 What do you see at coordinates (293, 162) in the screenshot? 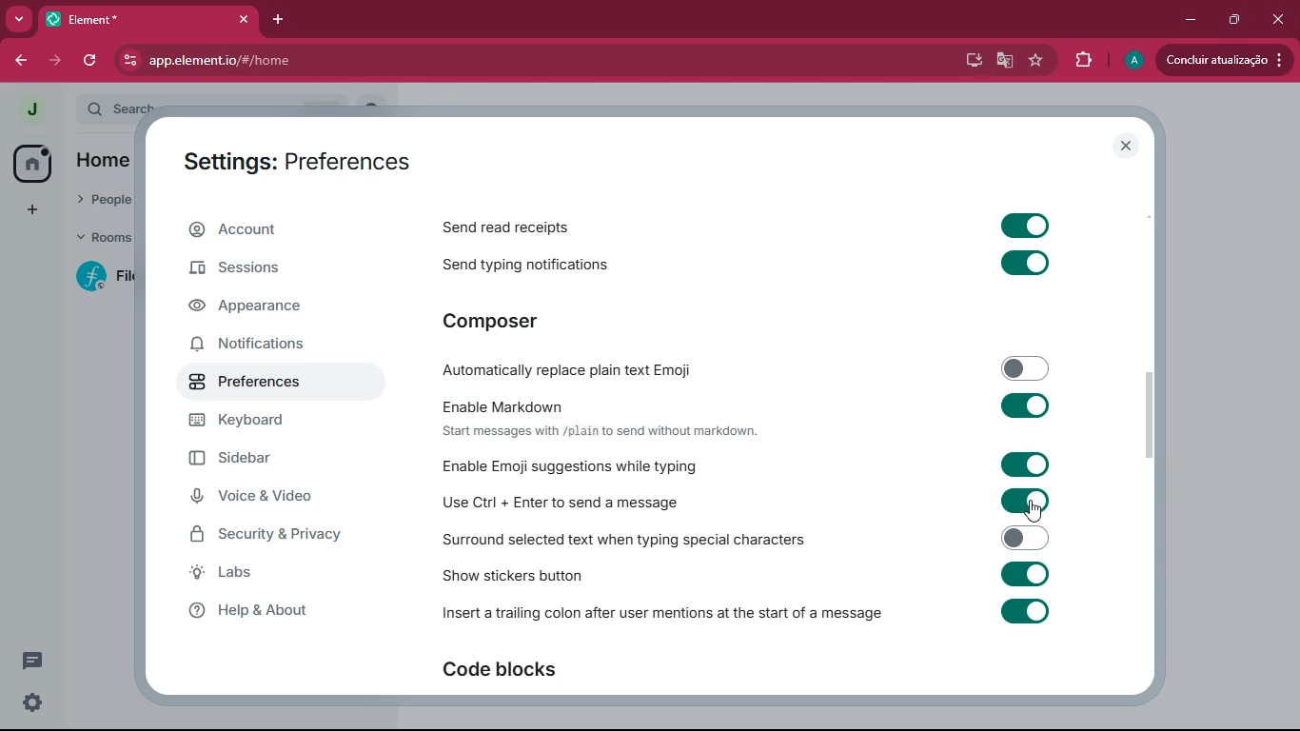
I see `Settings: Preferences` at bounding box center [293, 162].